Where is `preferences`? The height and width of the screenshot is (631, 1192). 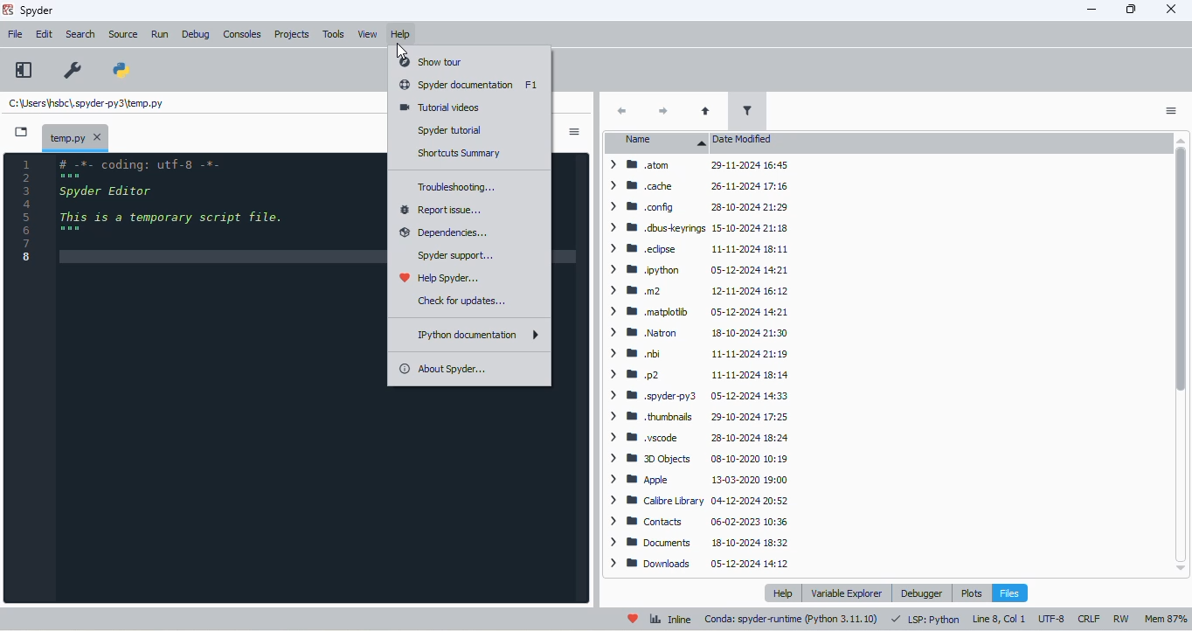
preferences is located at coordinates (73, 70).